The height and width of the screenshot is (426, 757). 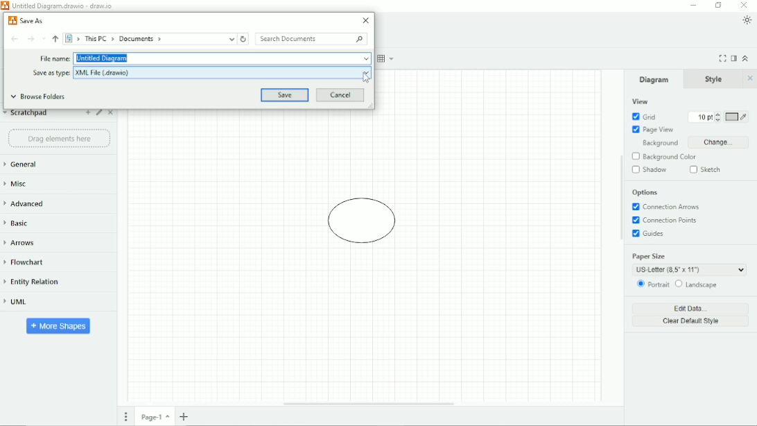 I want to click on Options, so click(x=645, y=193).